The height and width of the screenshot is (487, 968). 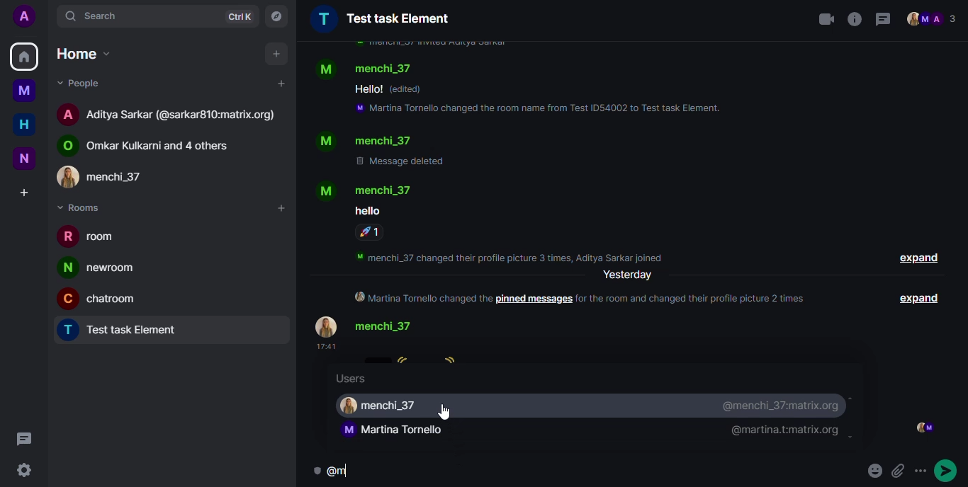 What do you see at coordinates (170, 113) in the screenshot?
I see `contact` at bounding box center [170, 113].